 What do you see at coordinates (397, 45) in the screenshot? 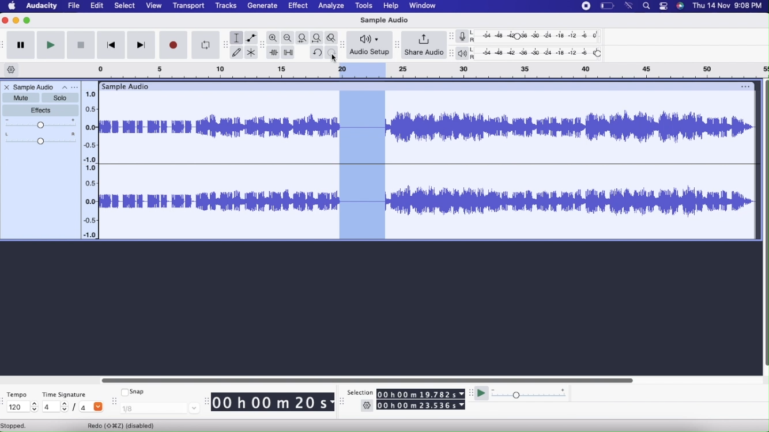
I see `move toolbar` at bounding box center [397, 45].